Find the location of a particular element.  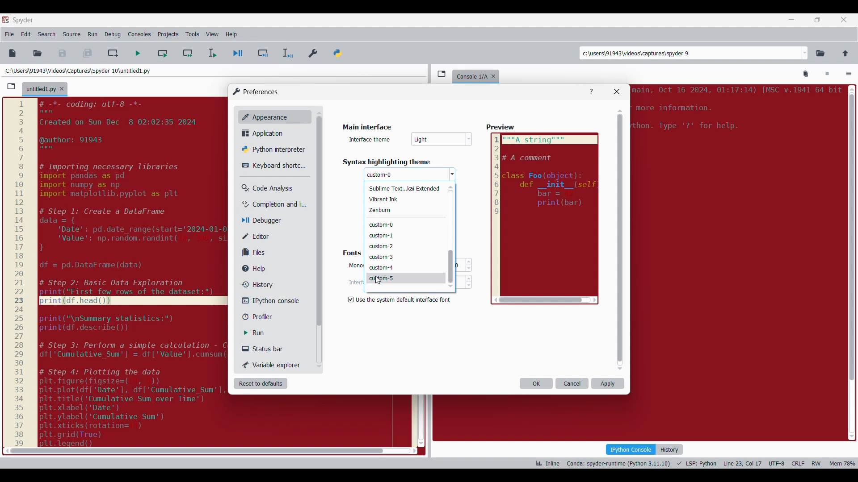

Help is located at coordinates (258, 269).